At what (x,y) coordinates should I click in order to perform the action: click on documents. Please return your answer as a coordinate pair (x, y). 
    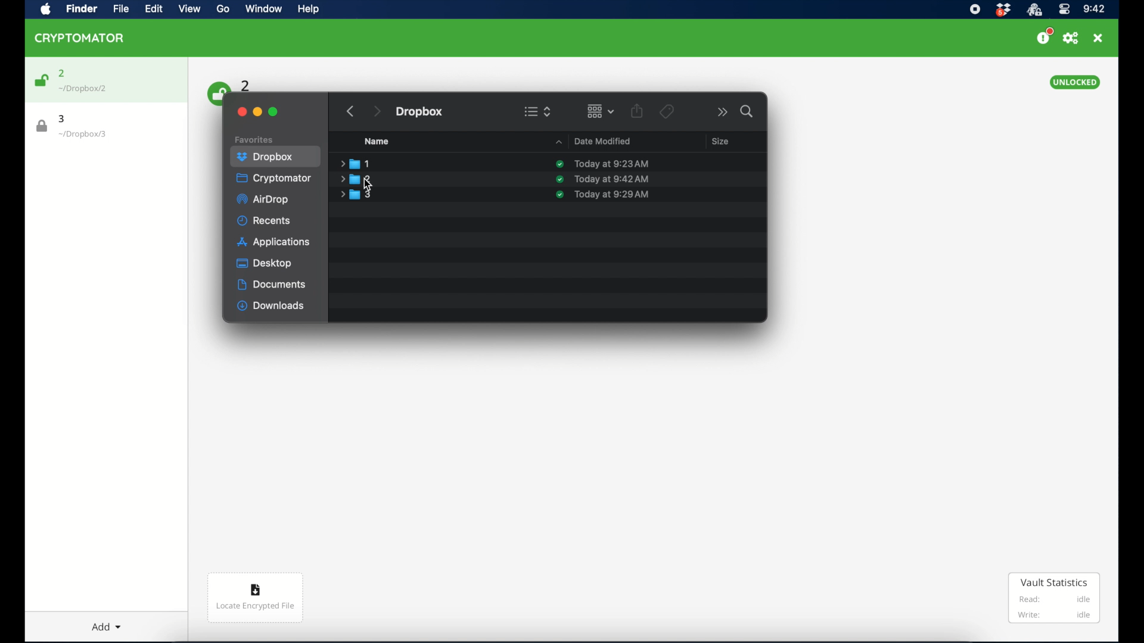
    Looking at the image, I should click on (272, 285).